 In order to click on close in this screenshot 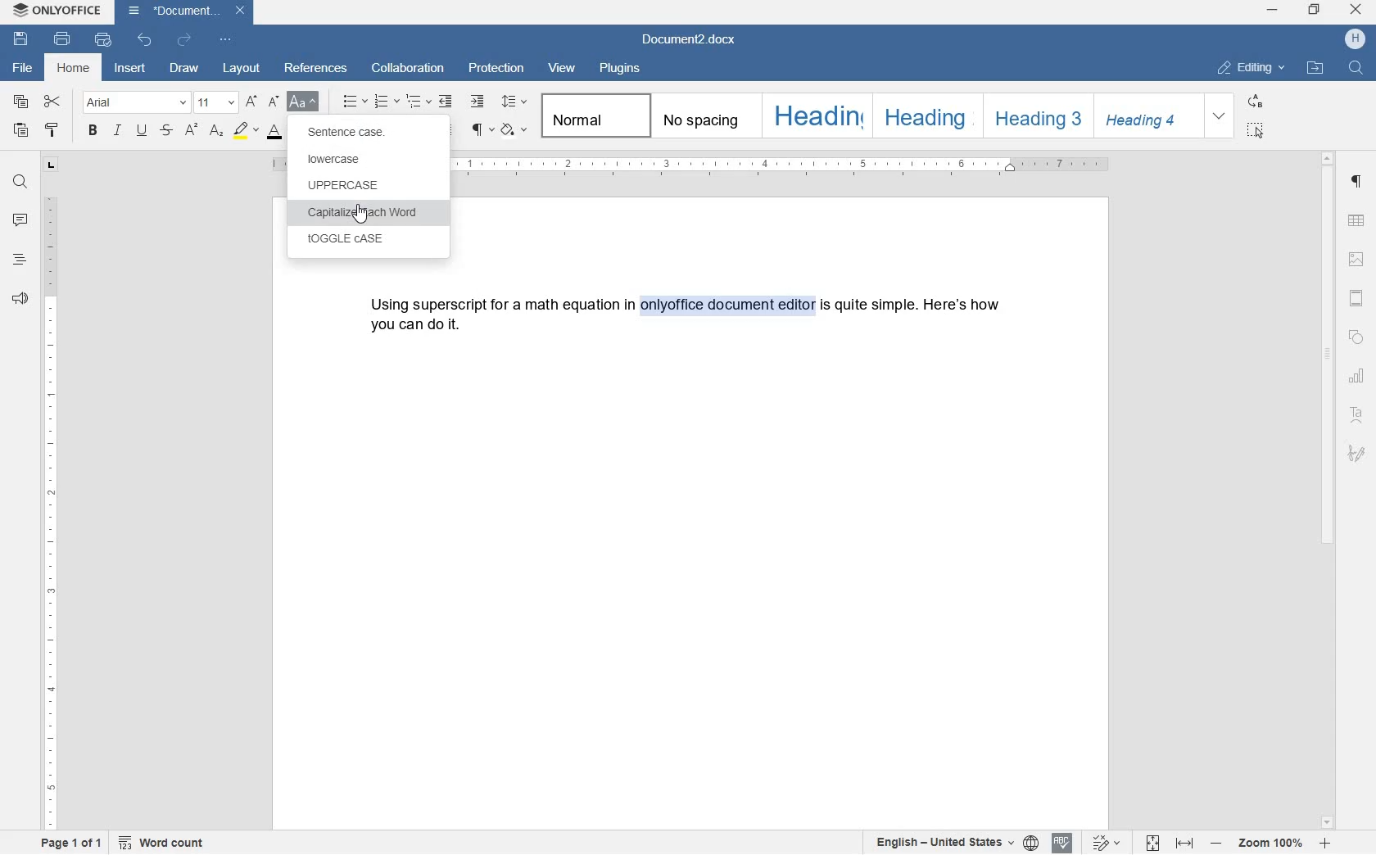, I will do `click(1356, 10)`.